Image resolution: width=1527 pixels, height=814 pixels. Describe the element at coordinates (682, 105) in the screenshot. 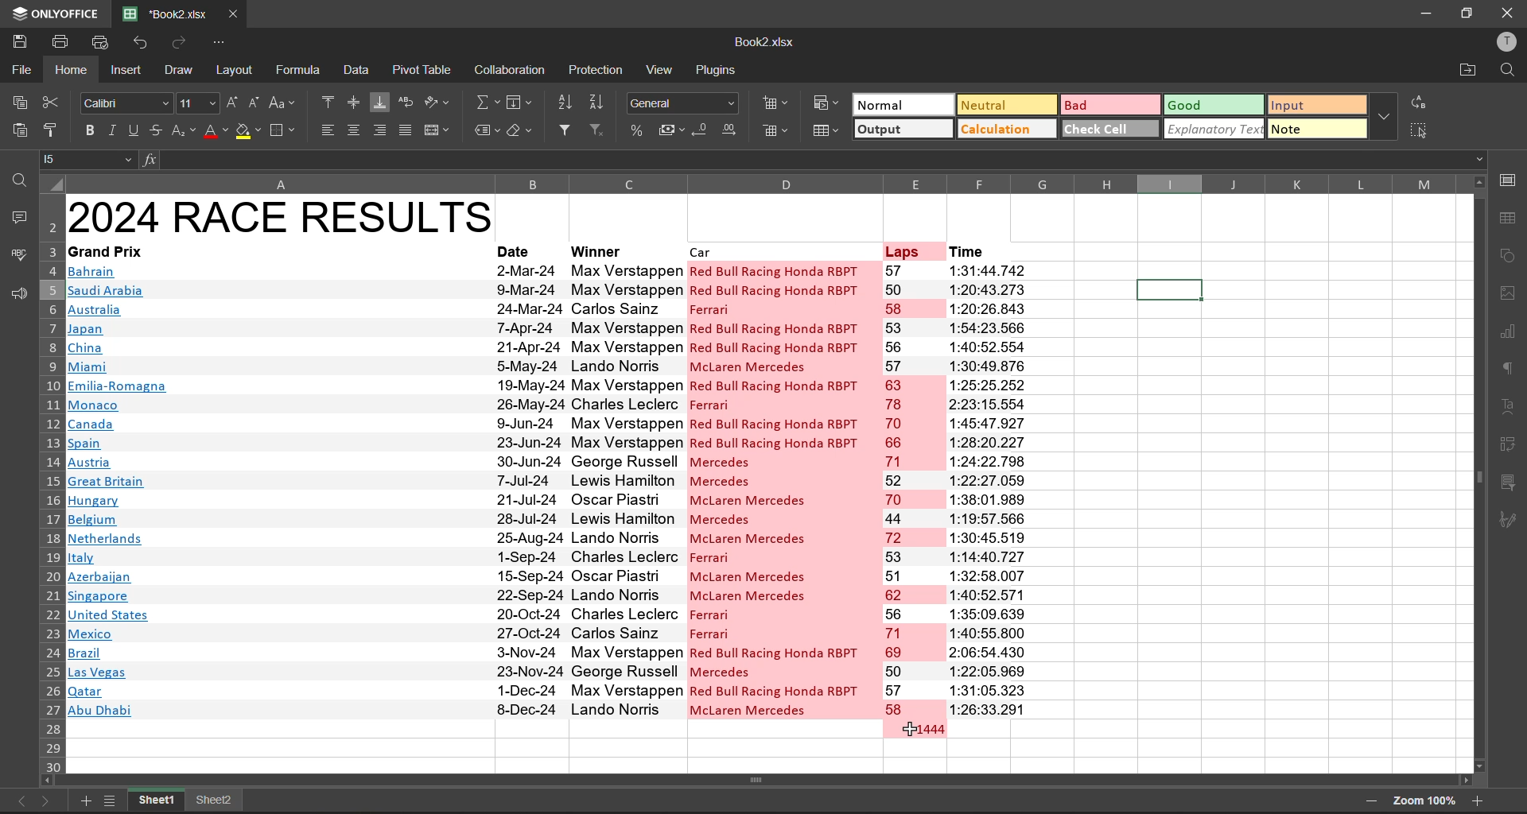

I see `number format` at that location.